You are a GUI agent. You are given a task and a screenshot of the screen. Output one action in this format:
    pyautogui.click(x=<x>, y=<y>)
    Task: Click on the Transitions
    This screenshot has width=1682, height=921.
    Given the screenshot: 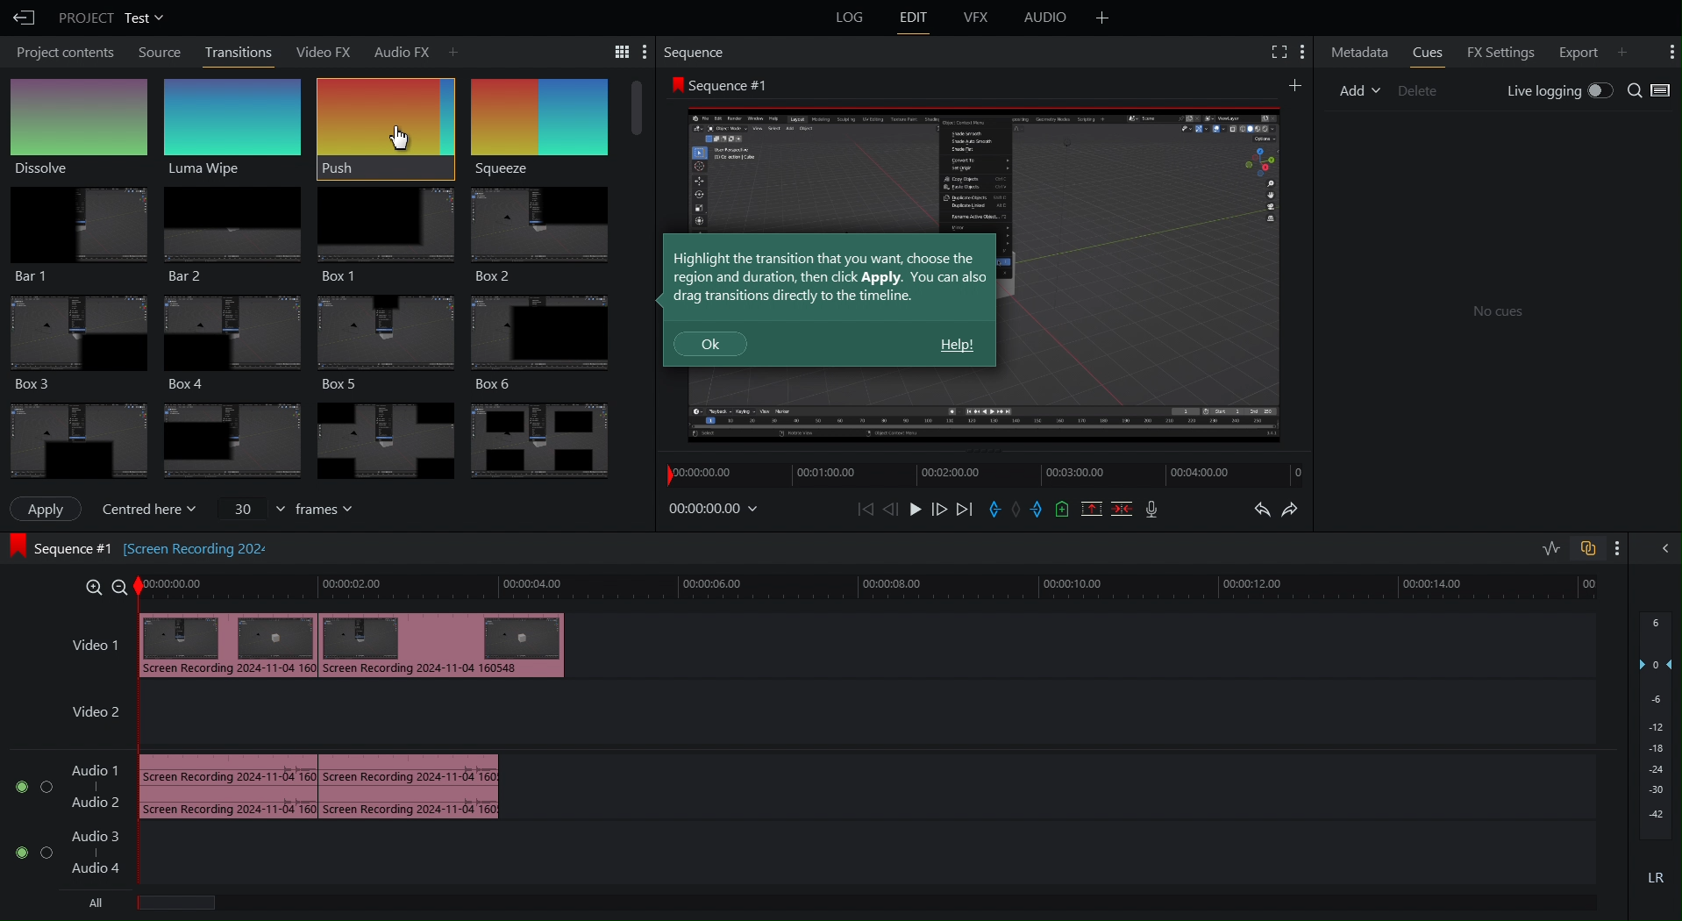 What is the action you would take?
    pyautogui.click(x=239, y=51)
    